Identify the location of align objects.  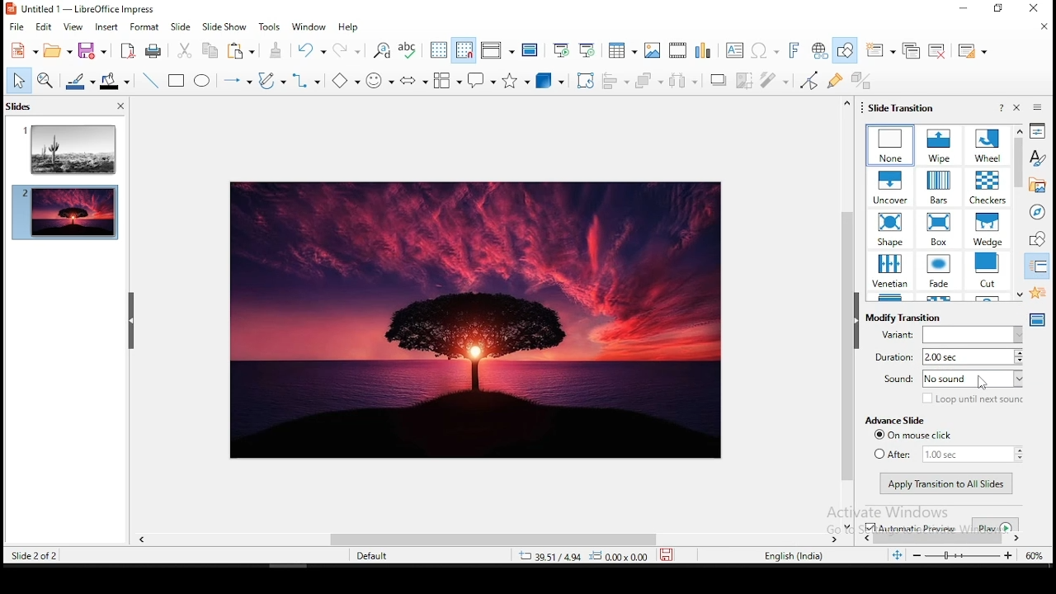
(618, 82).